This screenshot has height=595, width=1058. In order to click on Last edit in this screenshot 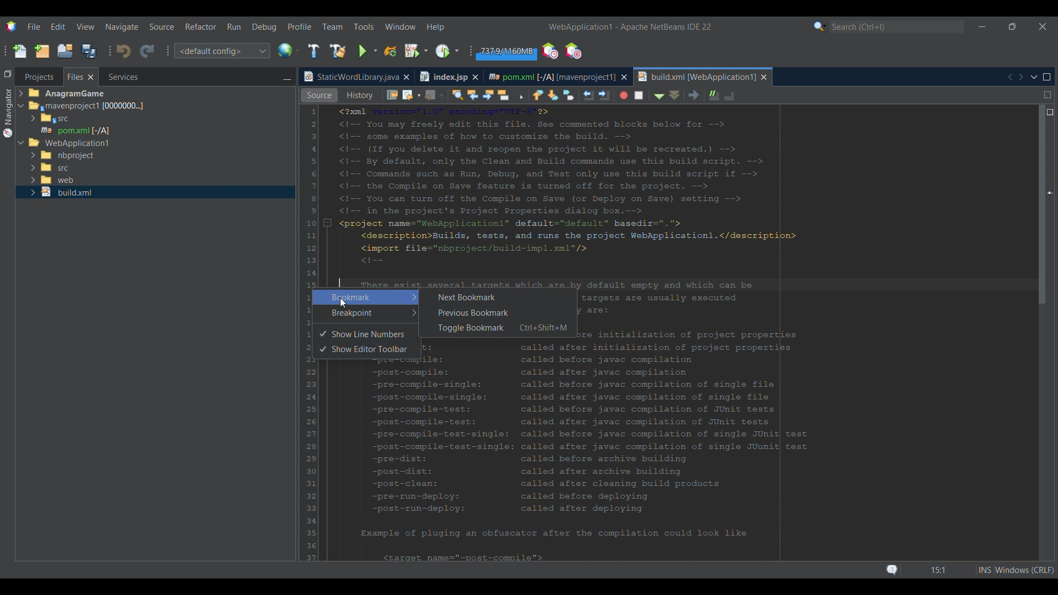, I will do `click(492, 94)`.